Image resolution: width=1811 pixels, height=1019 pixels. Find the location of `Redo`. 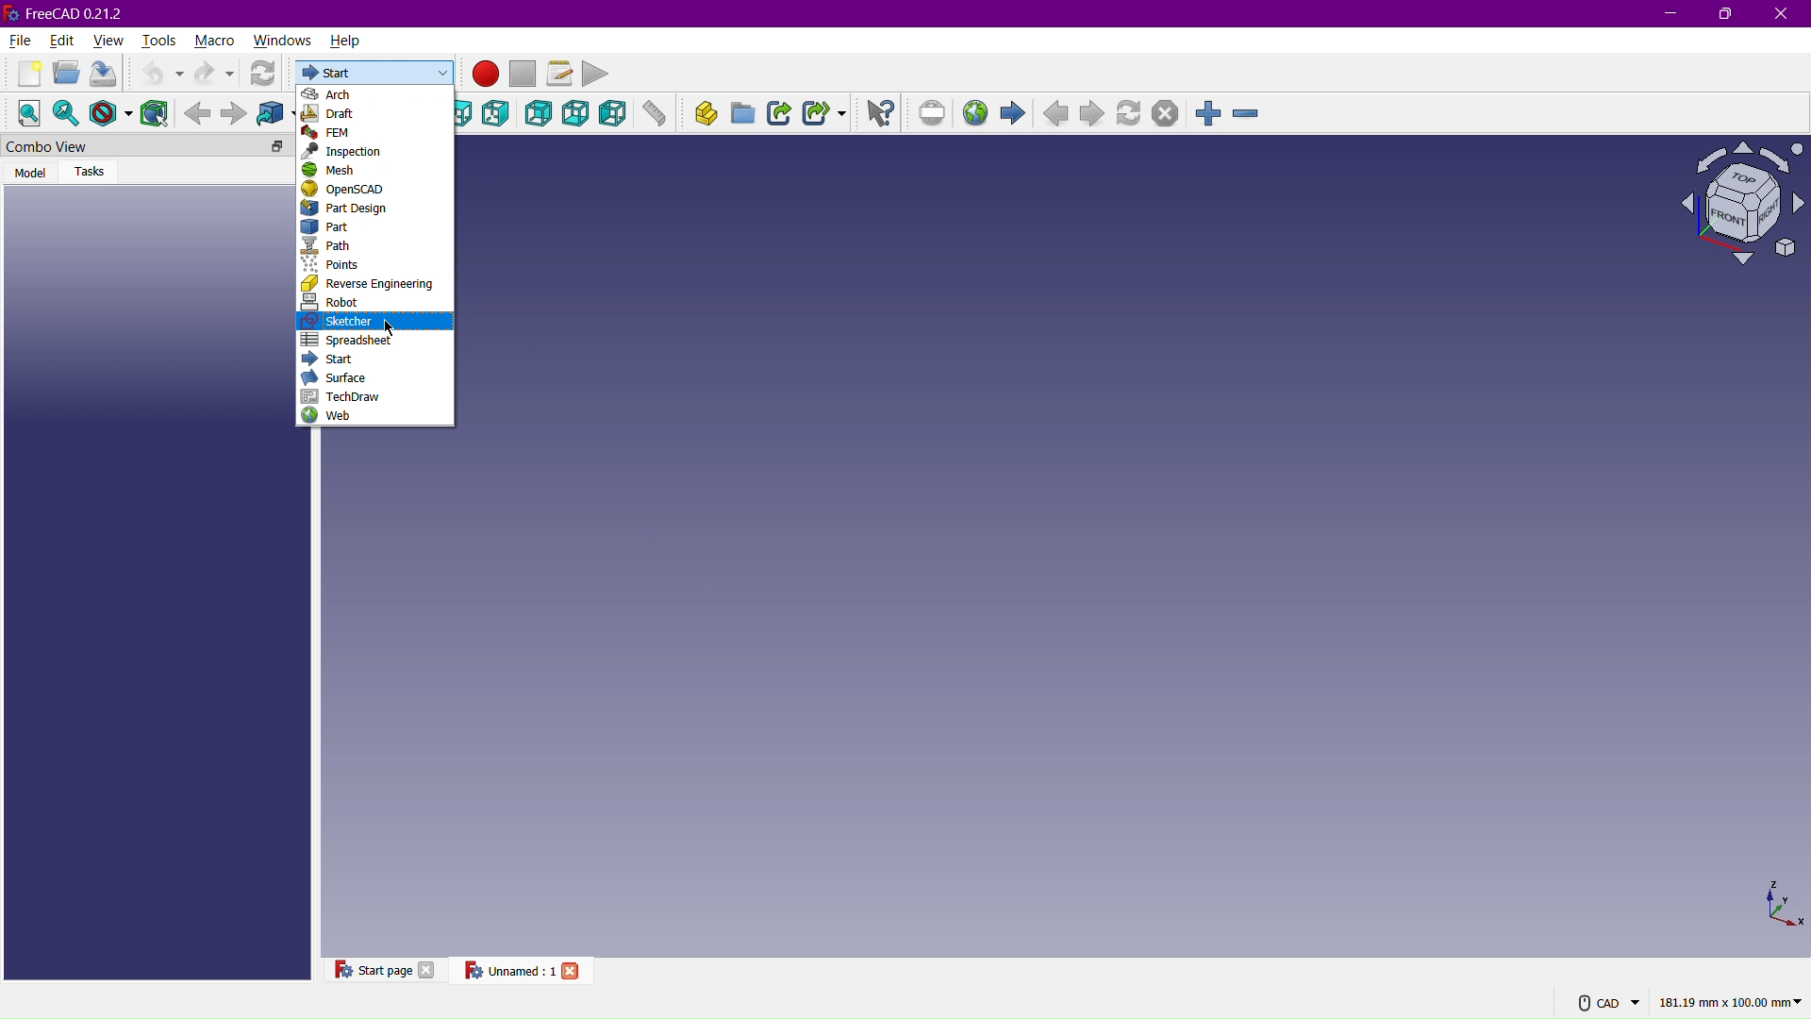

Redo is located at coordinates (216, 72).